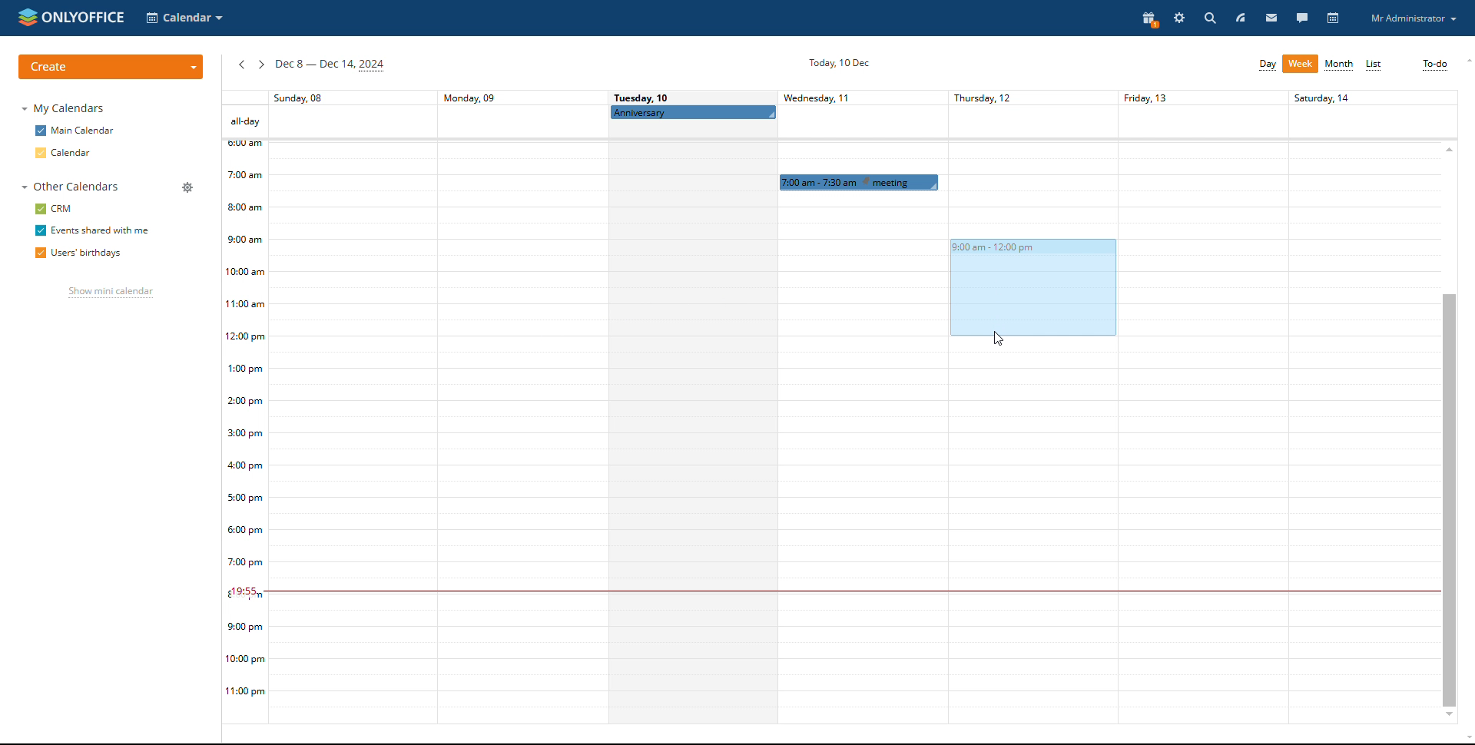 This screenshot has width=1475, height=745. What do you see at coordinates (64, 209) in the screenshot?
I see `crm` at bounding box center [64, 209].